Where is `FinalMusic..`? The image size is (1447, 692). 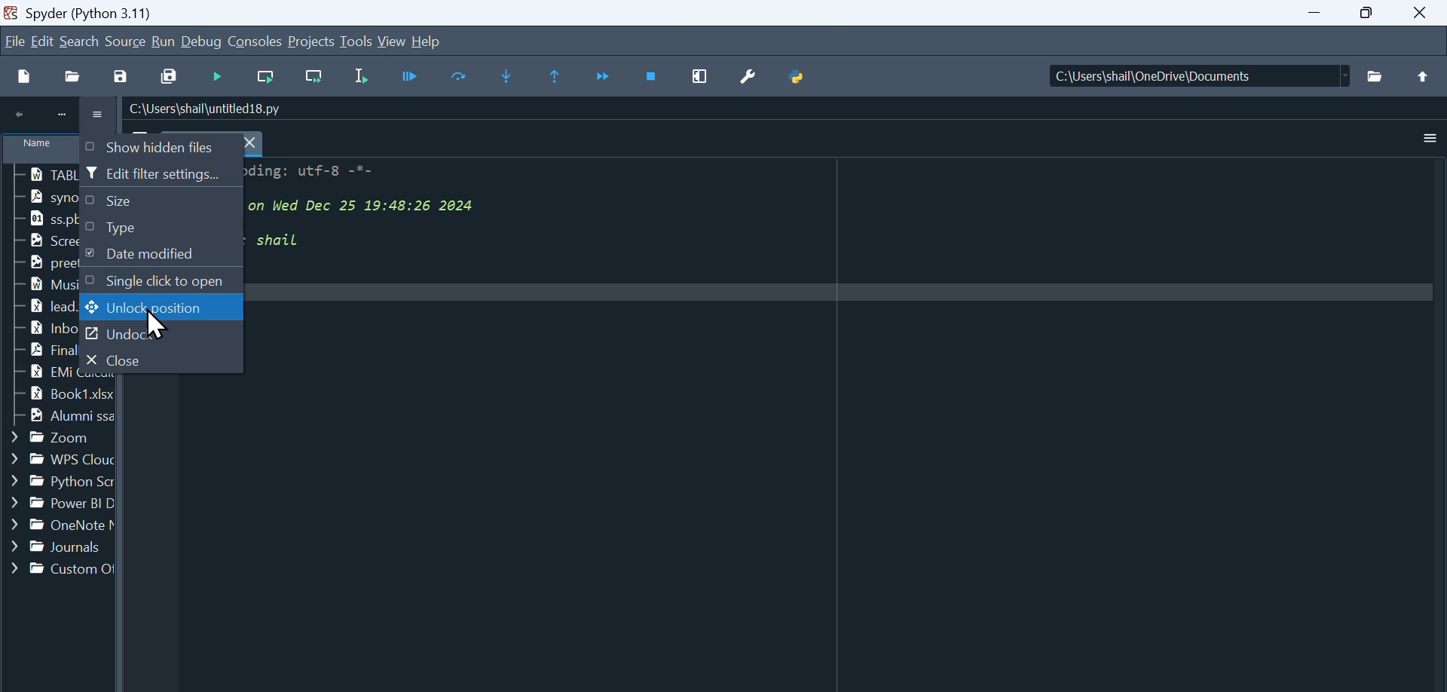
FinalMusic.. is located at coordinates (37, 349).